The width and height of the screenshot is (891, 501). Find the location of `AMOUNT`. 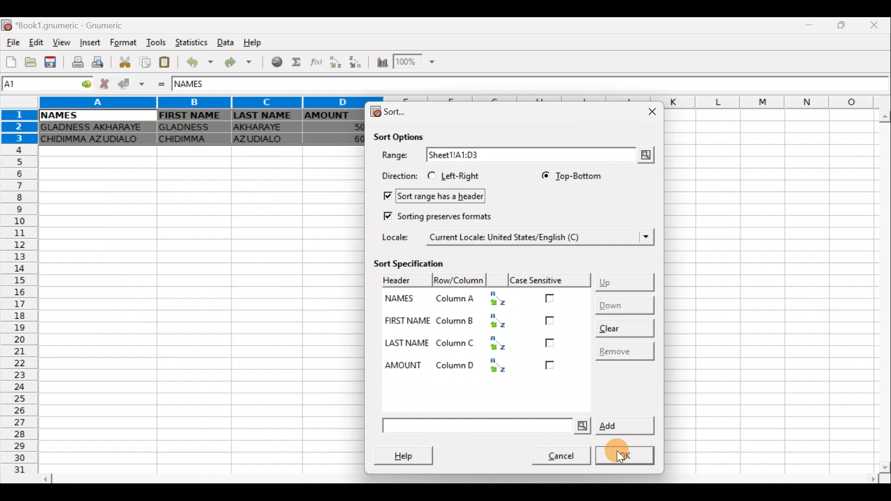

AMOUNT is located at coordinates (401, 365).